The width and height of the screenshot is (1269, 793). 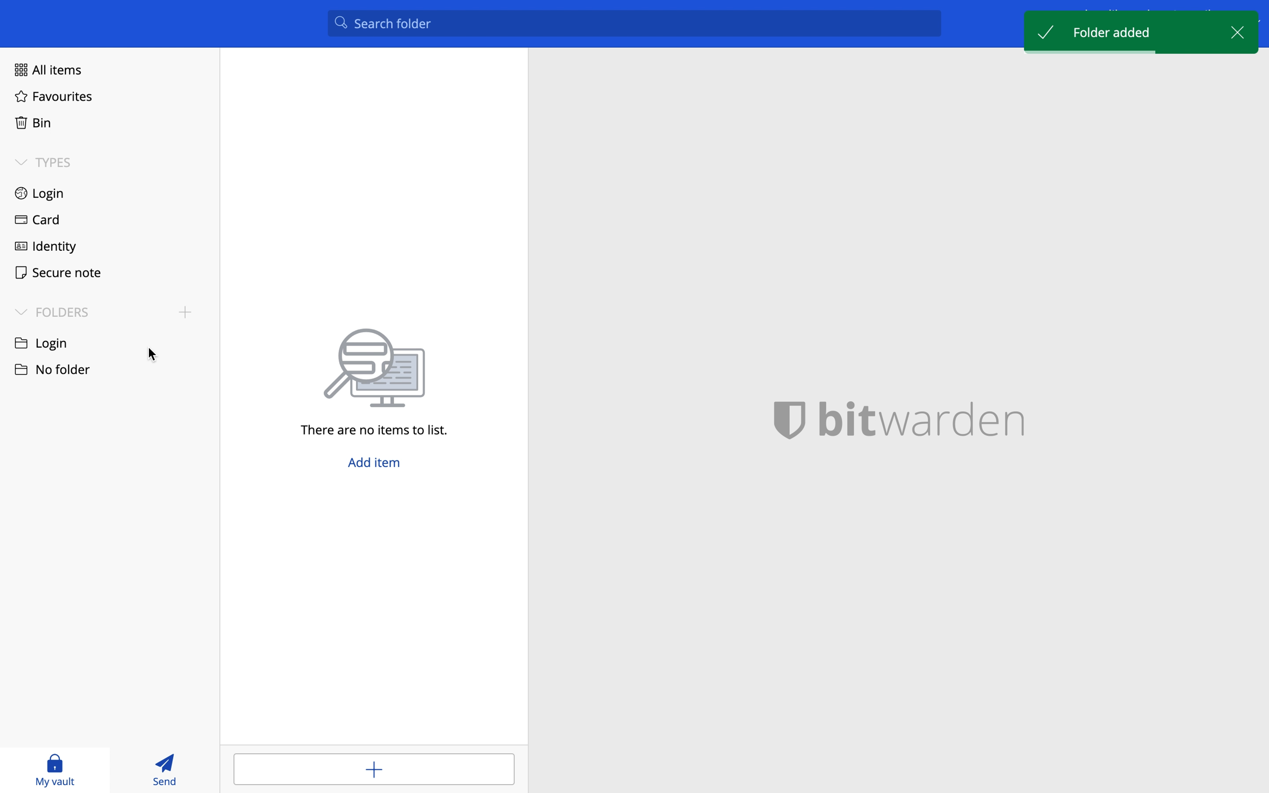 I want to click on add item, so click(x=373, y=768).